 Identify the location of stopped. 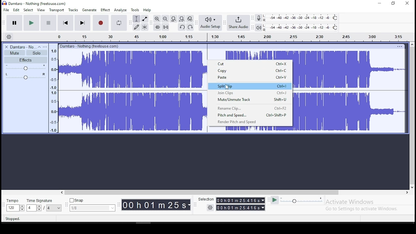
(11, 219).